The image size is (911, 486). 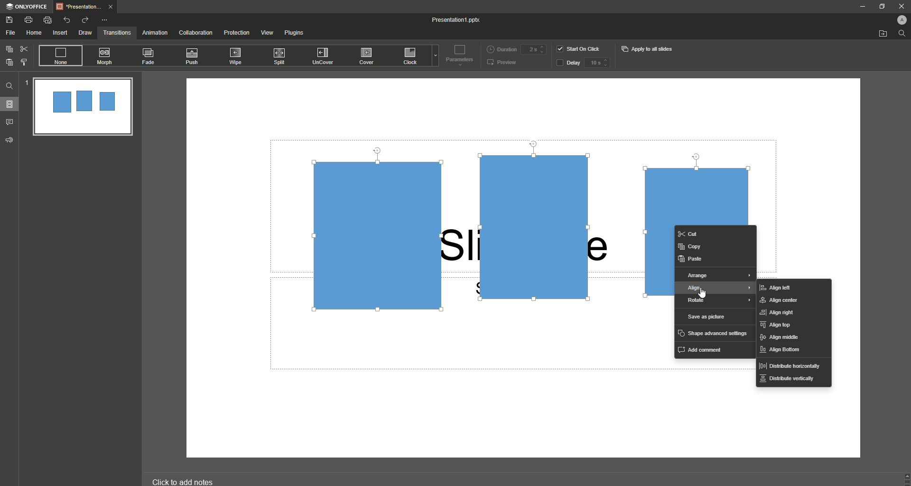 I want to click on Presentation 1, so click(x=457, y=20).